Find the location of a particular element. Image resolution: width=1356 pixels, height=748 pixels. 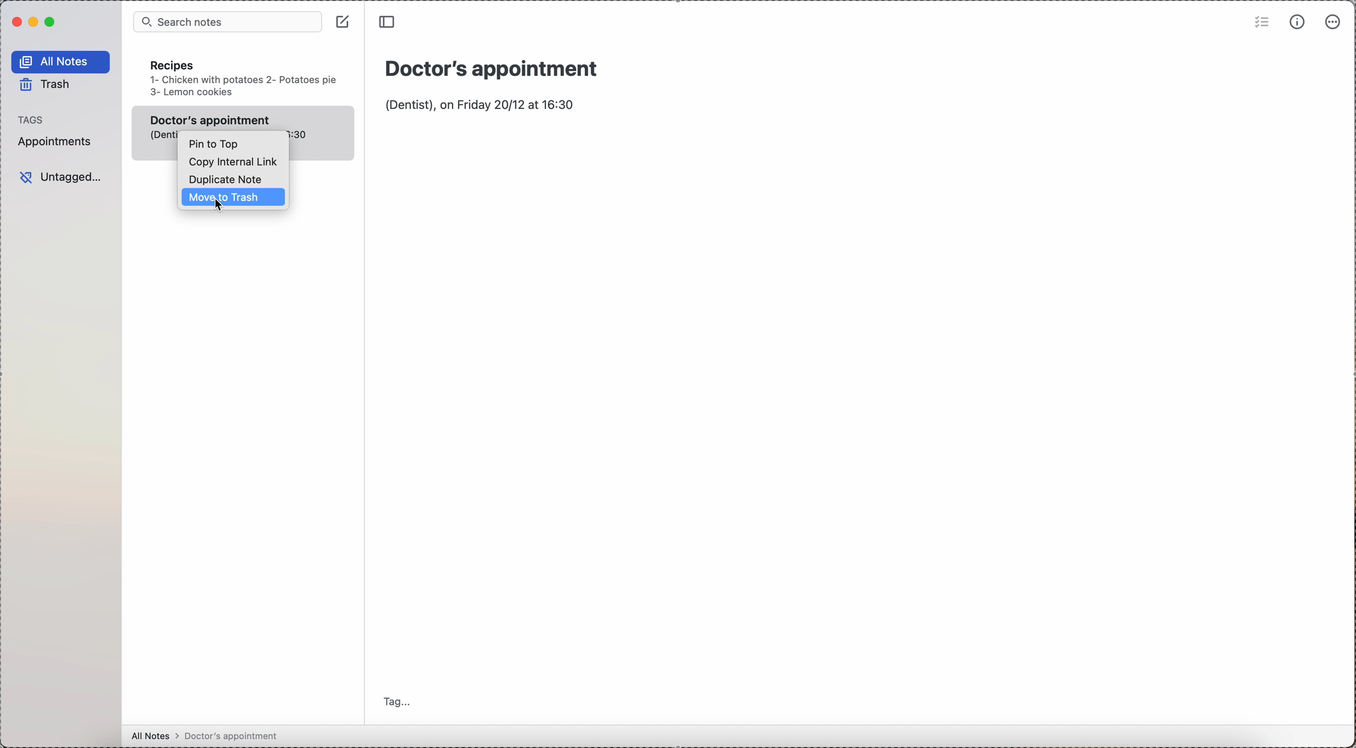

search bar is located at coordinates (225, 22).